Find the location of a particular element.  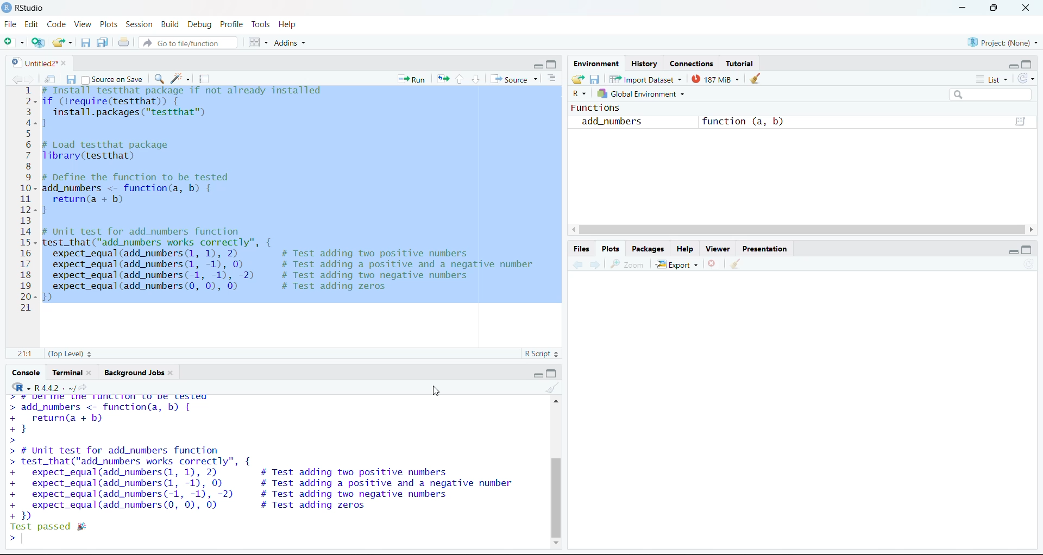

Addins is located at coordinates (291, 43).